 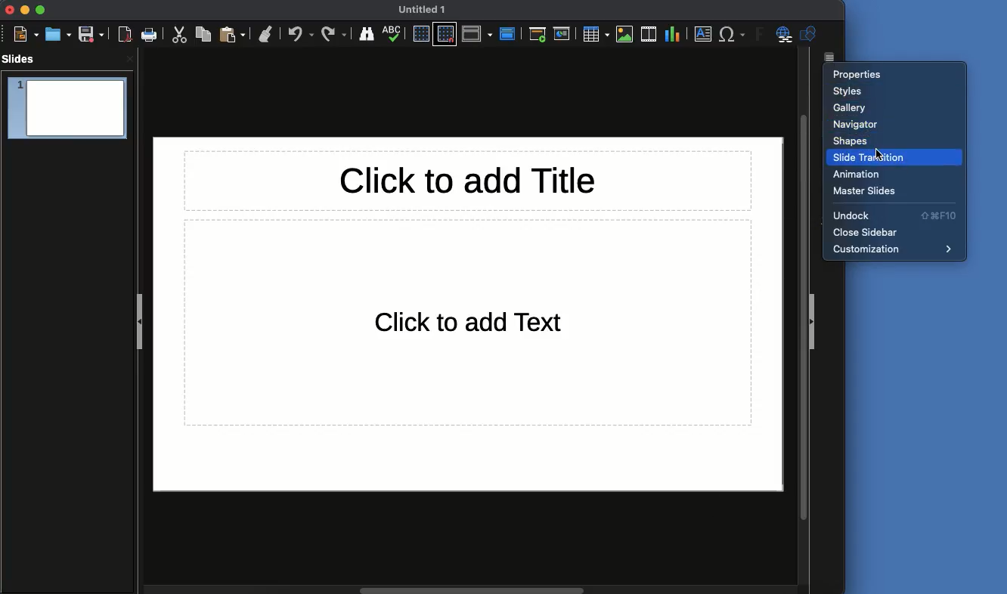 I want to click on Slide 1, so click(x=67, y=110).